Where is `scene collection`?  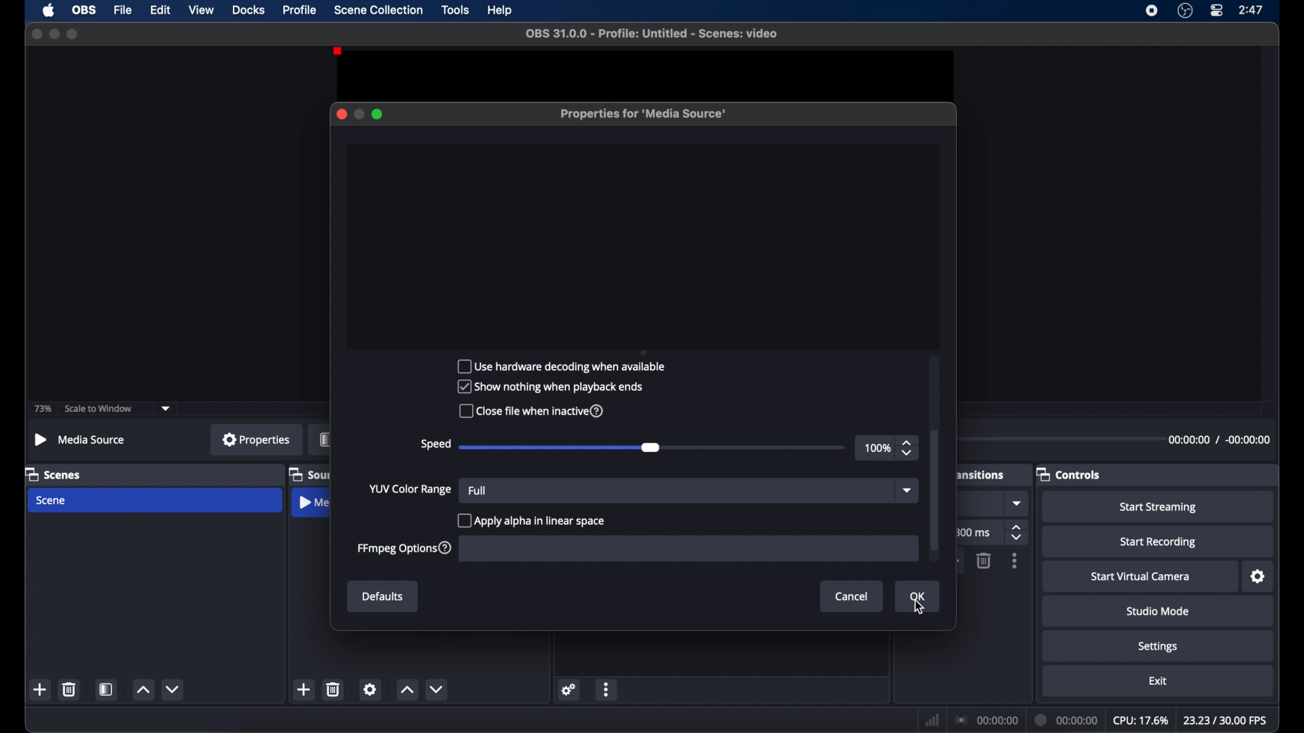 scene collection is located at coordinates (380, 10).